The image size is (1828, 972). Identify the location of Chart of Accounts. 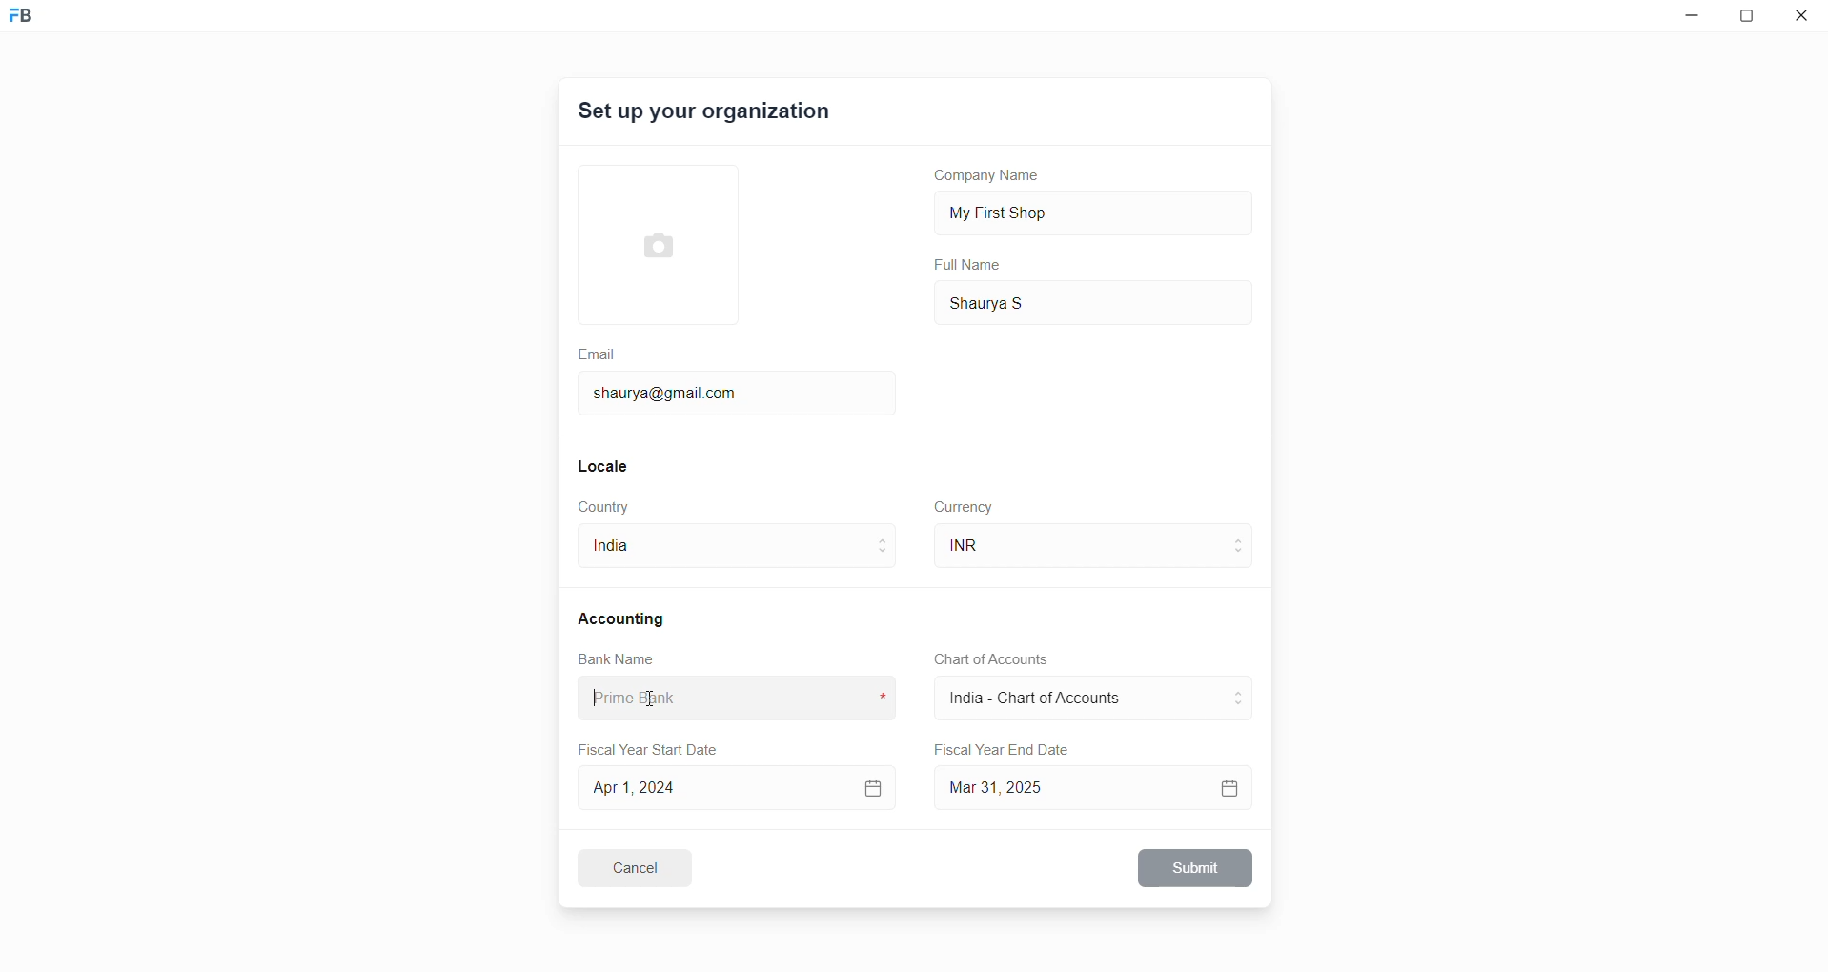
(985, 659).